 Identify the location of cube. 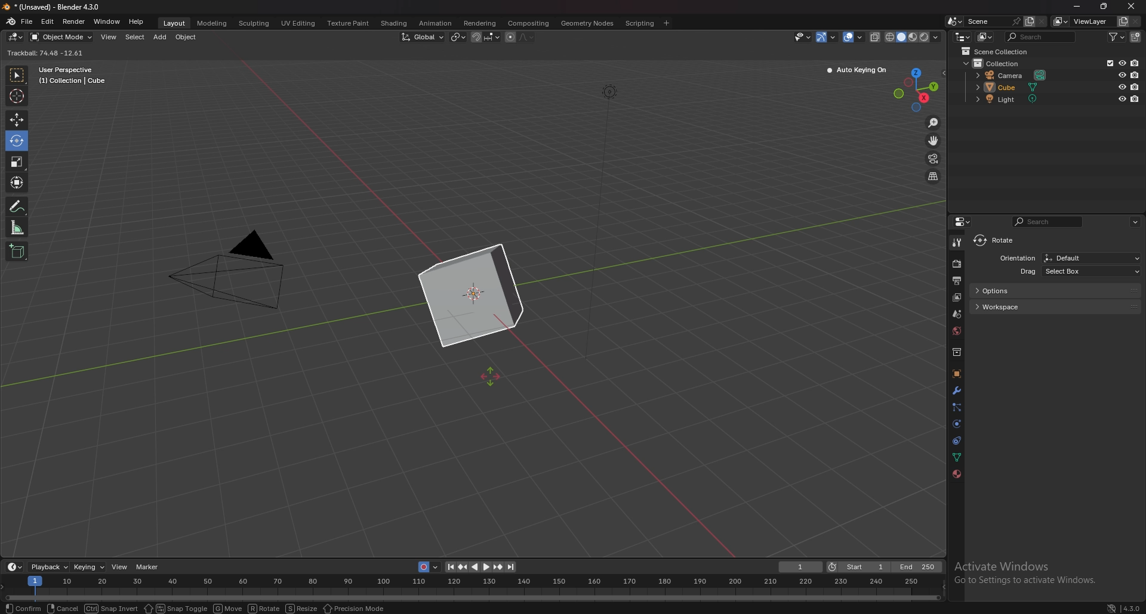
(1015, 86).